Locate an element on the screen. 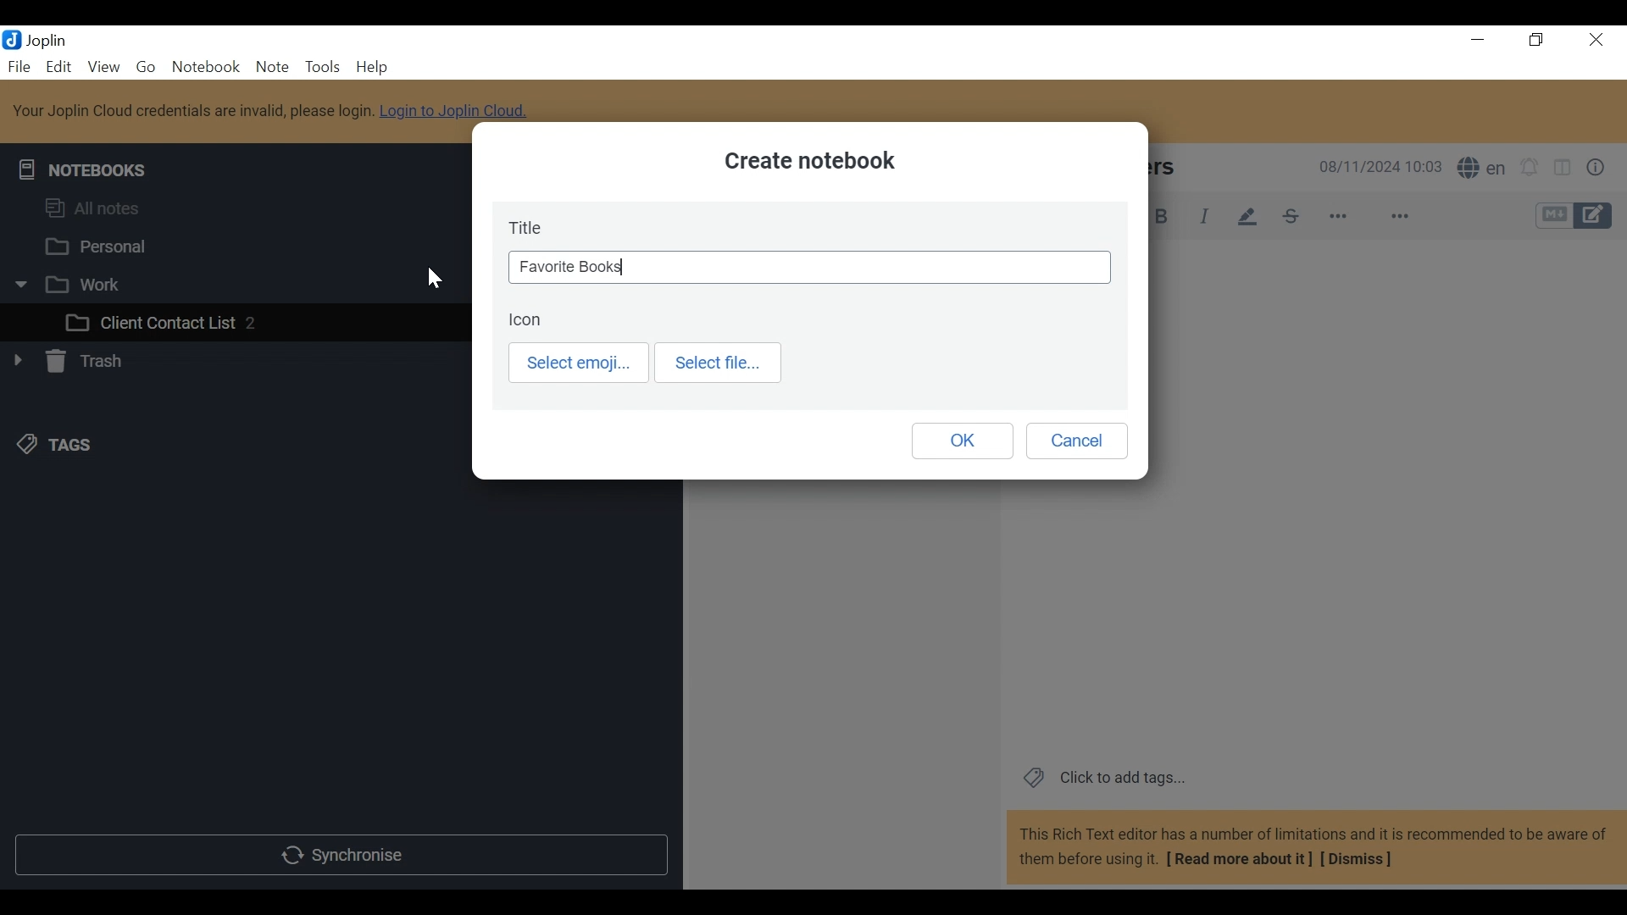 The height and width of the screenshot is (915, 1627). Cancel is located at coordinates (1080, 440).